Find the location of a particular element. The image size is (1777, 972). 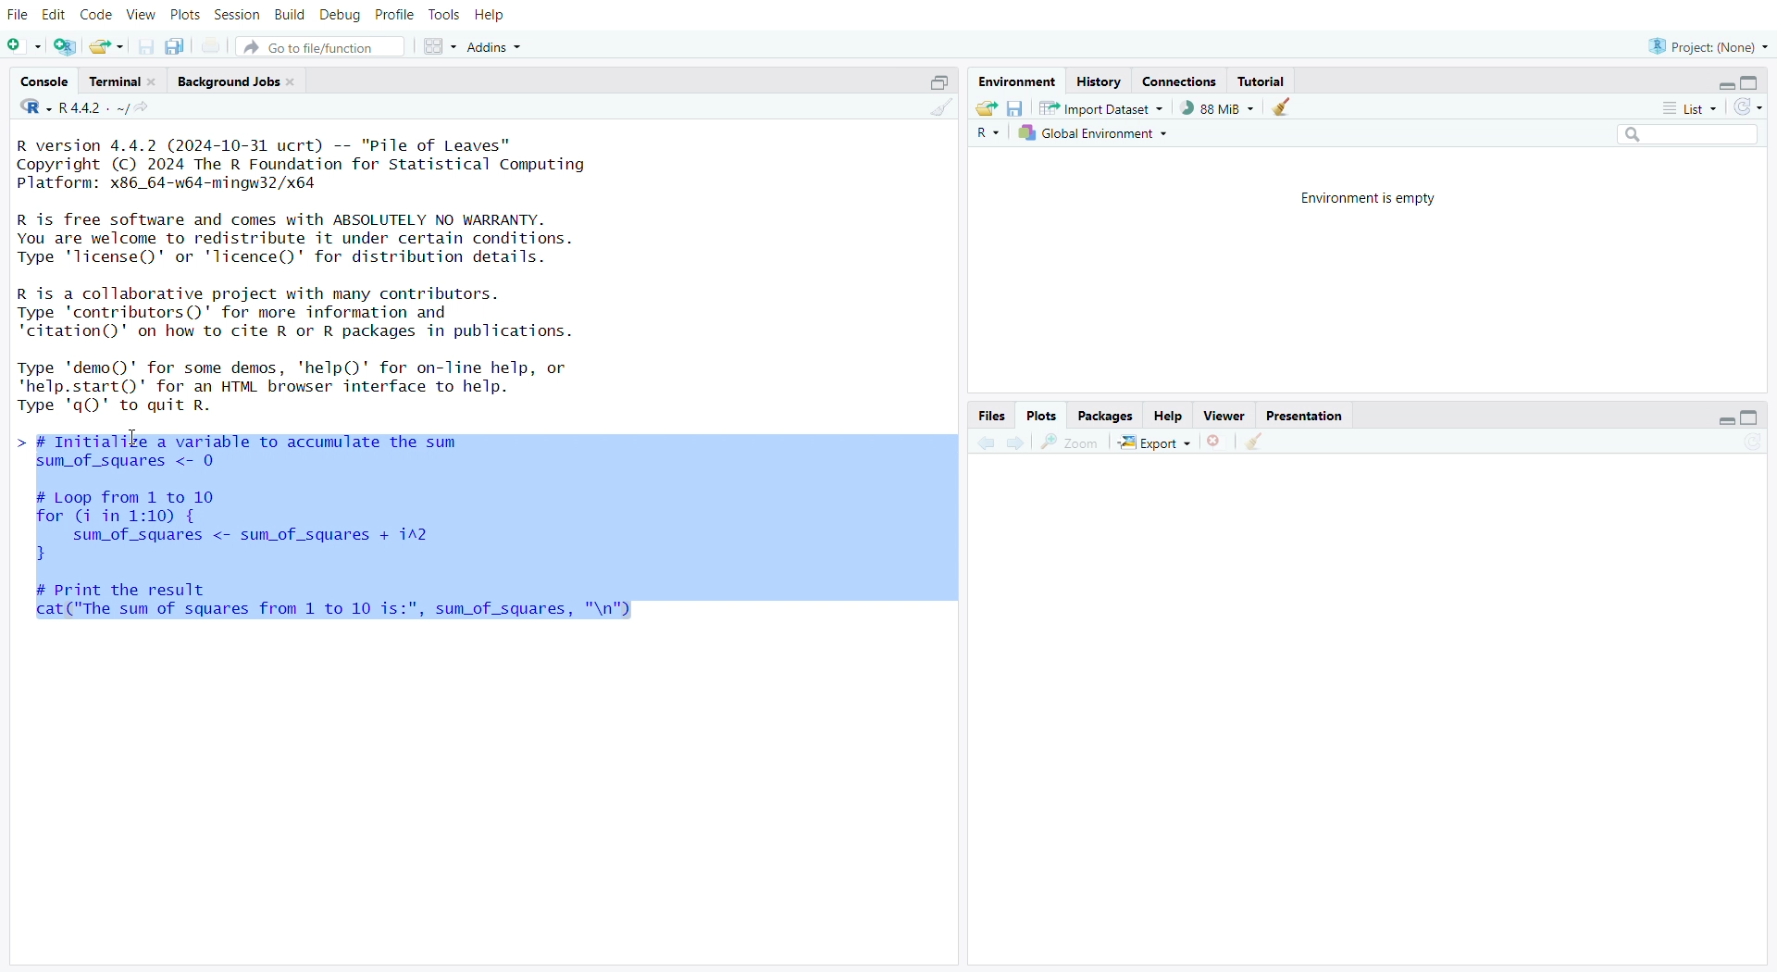

R is located at coordinates (987, 135).